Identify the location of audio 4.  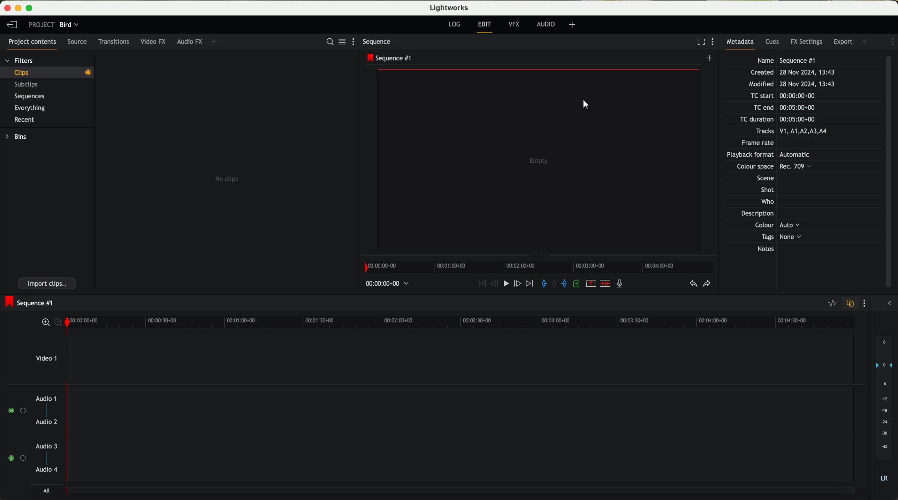
(47, 471).